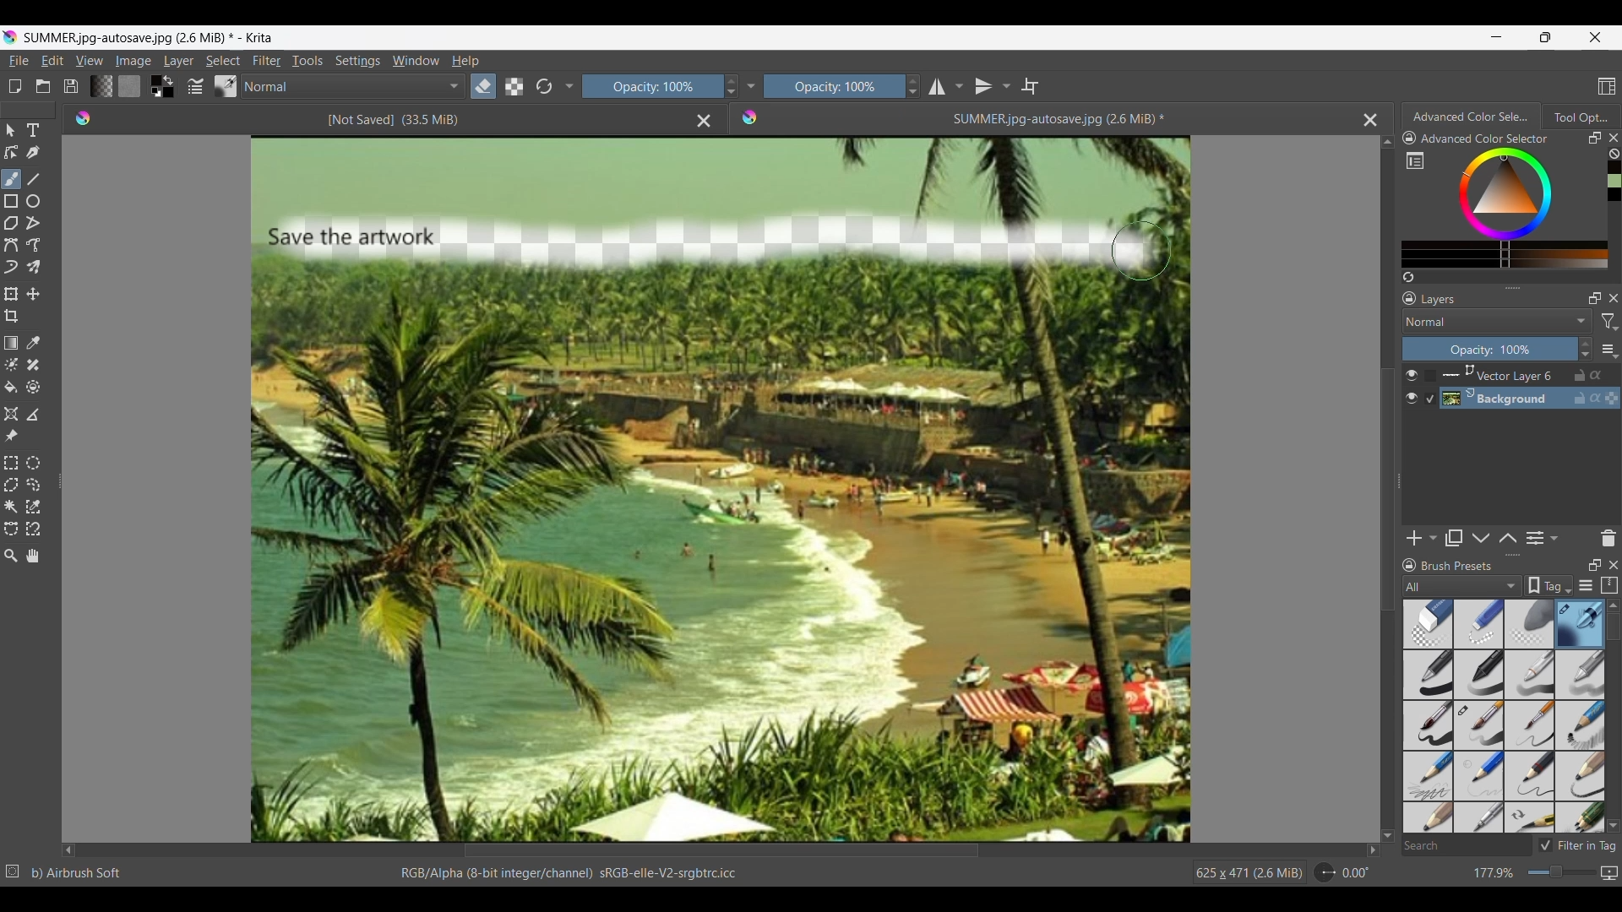 The width and height of the screenshot is (1622, 912). I want to click on b) Airbrush Soft, so click(77, 873).